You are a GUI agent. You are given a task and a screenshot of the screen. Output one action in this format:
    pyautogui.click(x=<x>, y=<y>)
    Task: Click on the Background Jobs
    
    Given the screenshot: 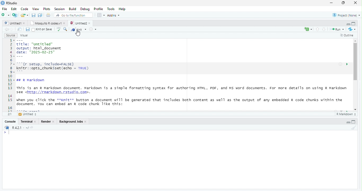 What is the action you would take?
    pyautogui.click(x=71, y=121)
    